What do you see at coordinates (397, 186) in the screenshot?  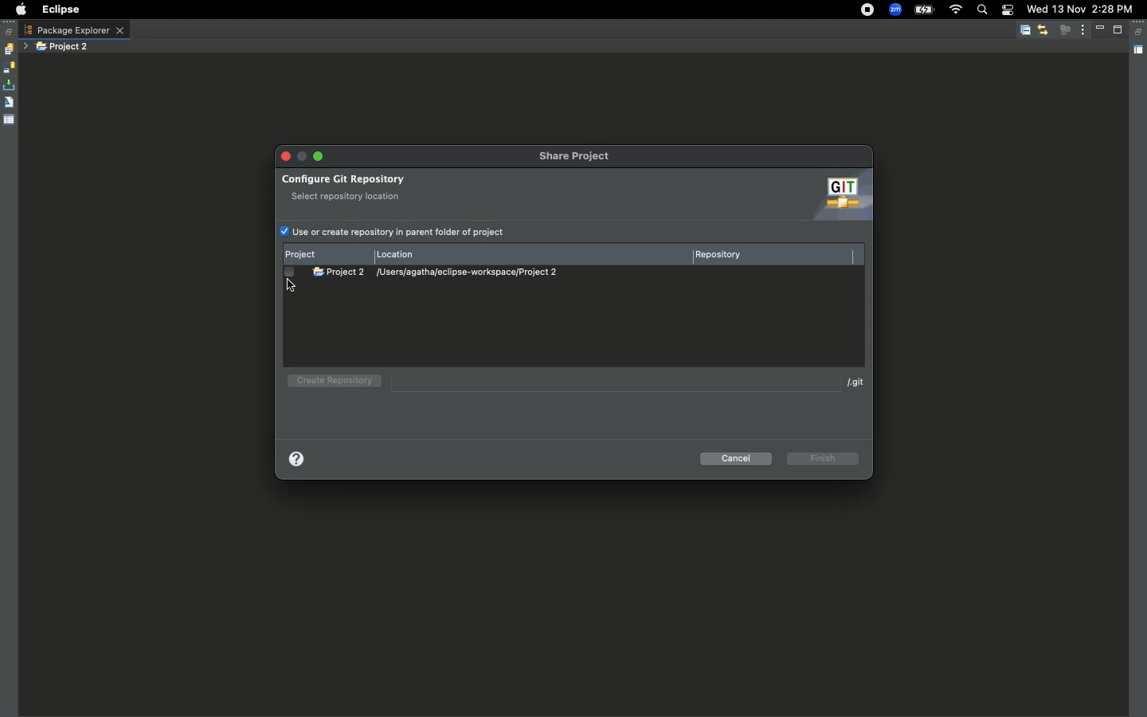 I see `Configure Git repository Select an existing repository or create a new one` at bounding box center [397, 186].